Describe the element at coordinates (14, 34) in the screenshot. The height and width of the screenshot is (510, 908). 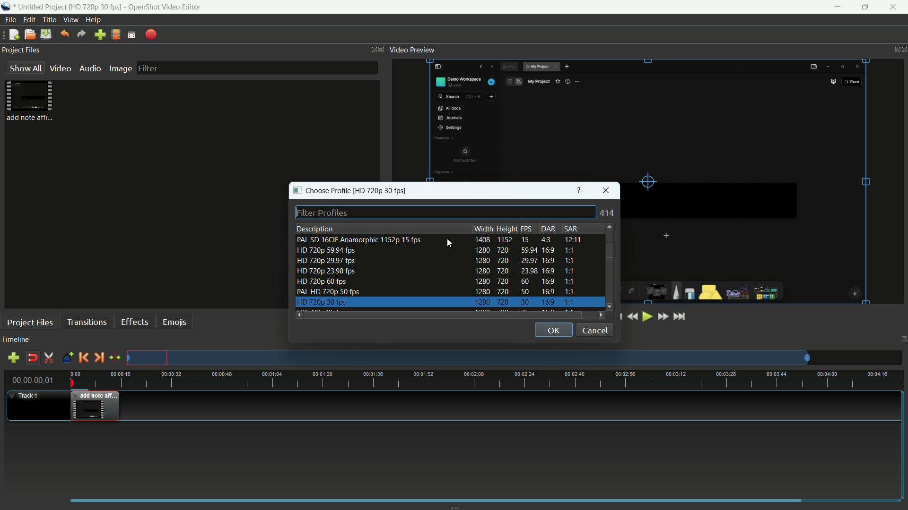
I see `new file` at that location.